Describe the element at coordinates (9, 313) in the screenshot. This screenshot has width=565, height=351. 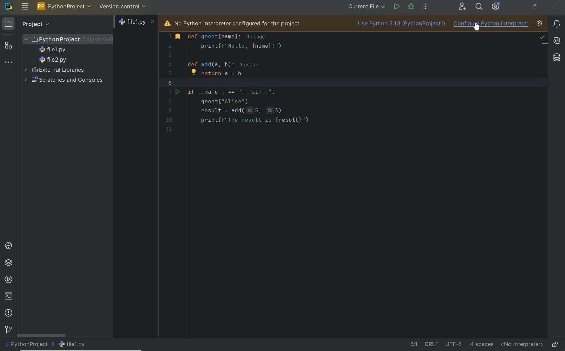
I see `problems` at that location.